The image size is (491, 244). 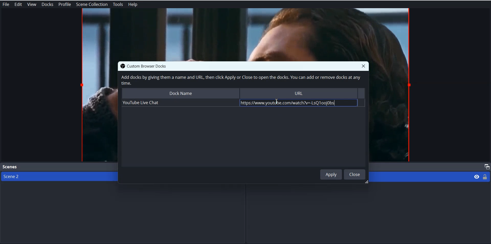 I want to click on Dock Name, so click(x=180, y=93).